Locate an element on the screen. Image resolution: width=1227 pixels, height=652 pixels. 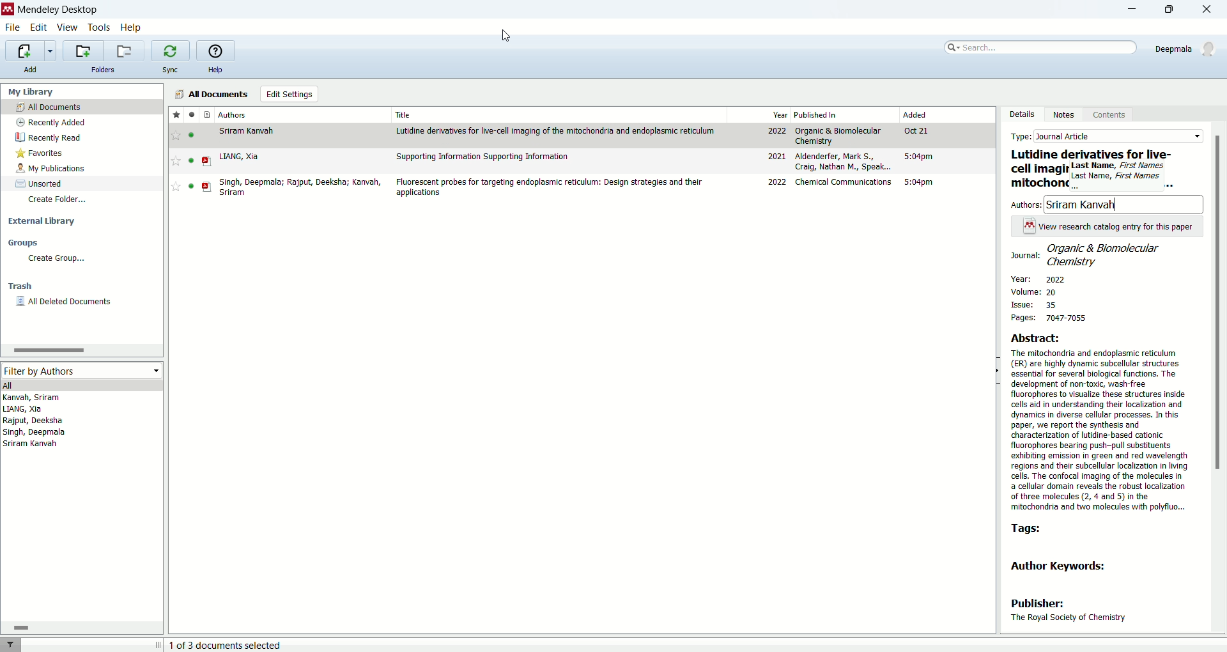
Organic & Biomolecular Chemistry is located at coordinates (840, 136).